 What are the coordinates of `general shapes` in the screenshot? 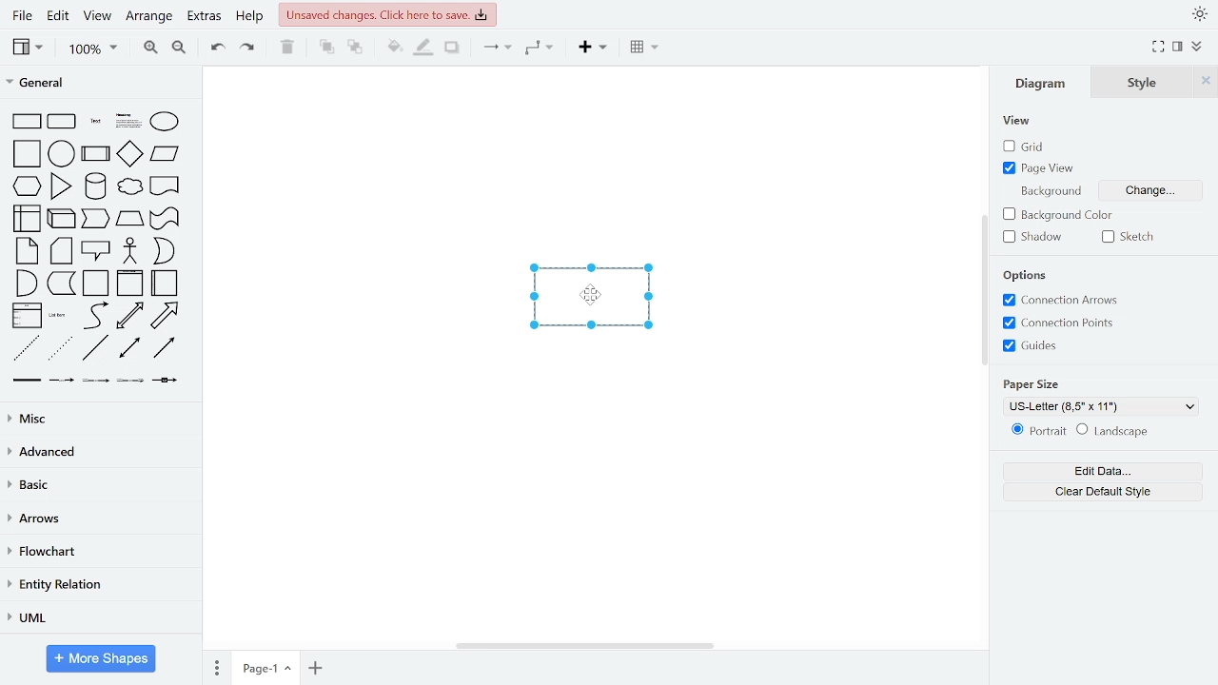 It's located at (165, 381).